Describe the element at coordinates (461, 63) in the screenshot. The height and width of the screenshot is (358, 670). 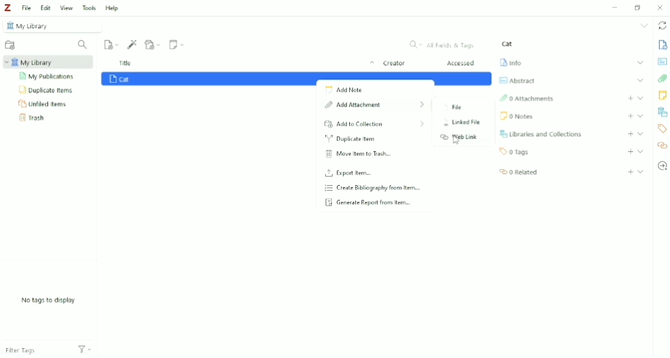
I see `Accessed` at that location.